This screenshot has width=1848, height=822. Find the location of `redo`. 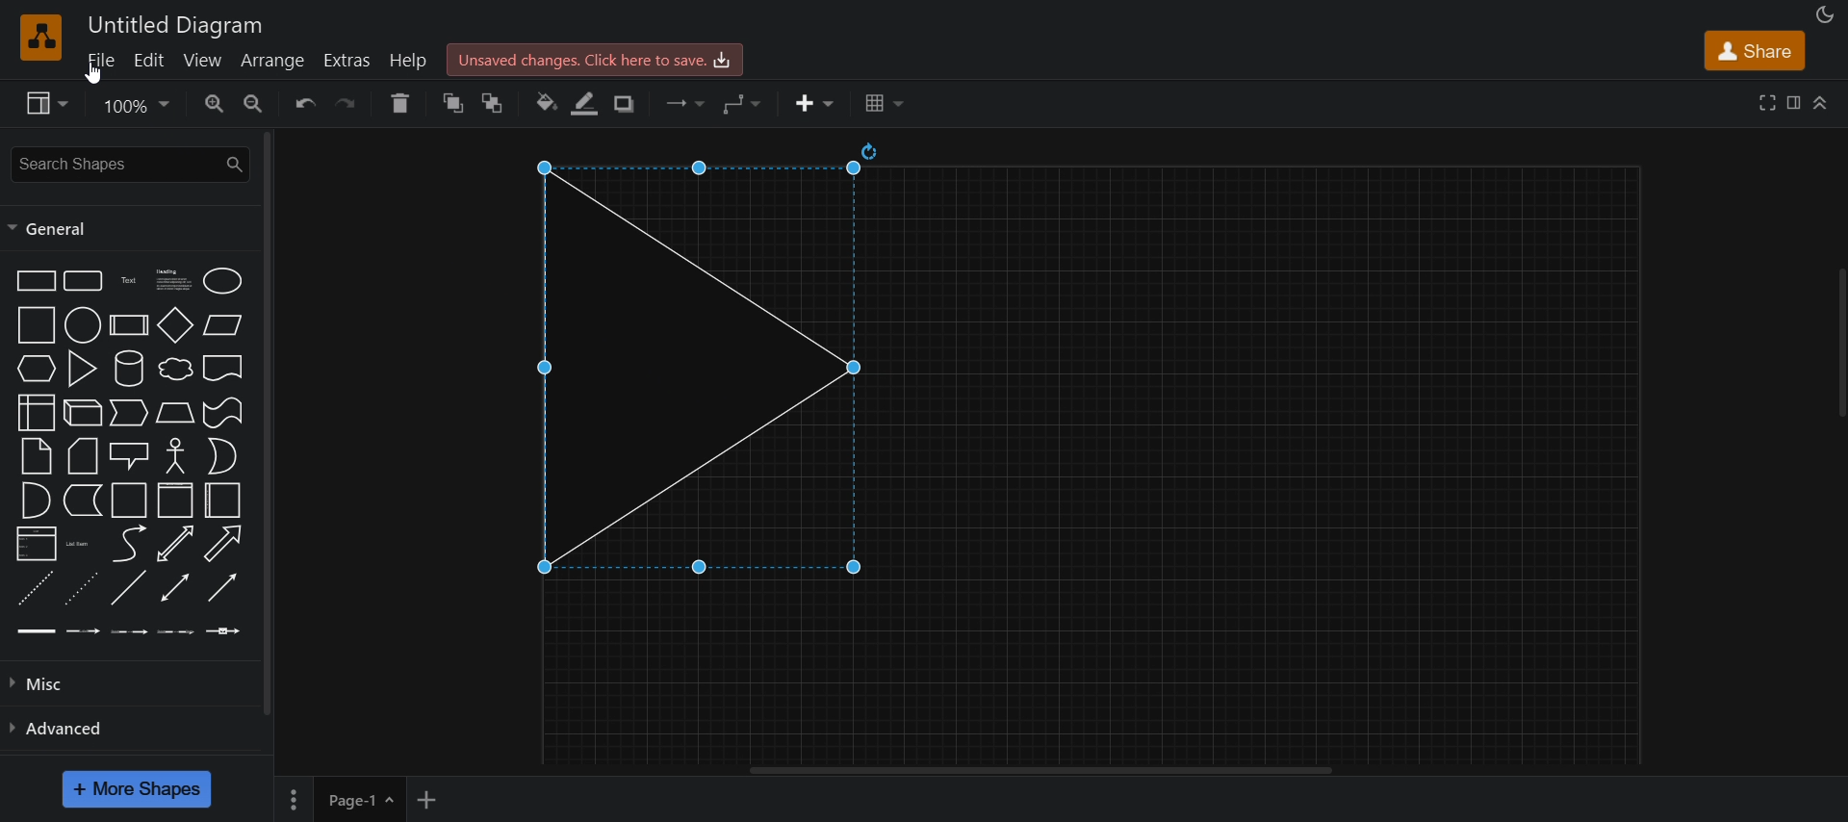

redo is located at coordinates (356, 102).